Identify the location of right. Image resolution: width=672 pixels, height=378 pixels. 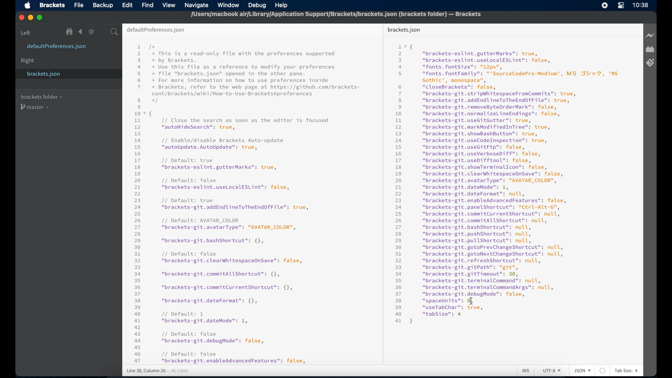
(28, 61).